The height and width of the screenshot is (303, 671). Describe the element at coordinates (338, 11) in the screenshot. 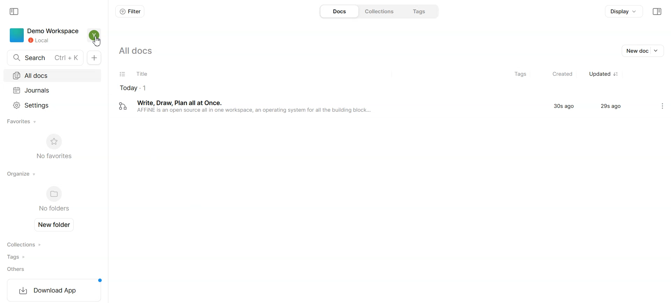

I see `Docs` at that location.